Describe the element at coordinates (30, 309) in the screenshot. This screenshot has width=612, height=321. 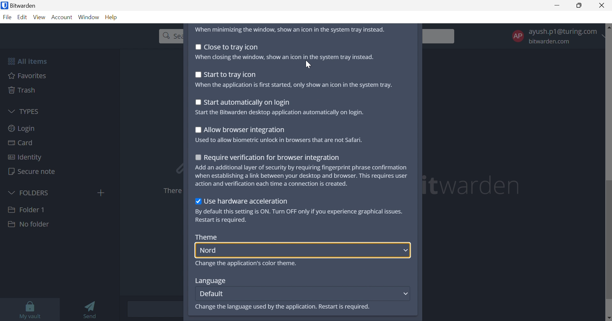
I see `My vault` at that location.